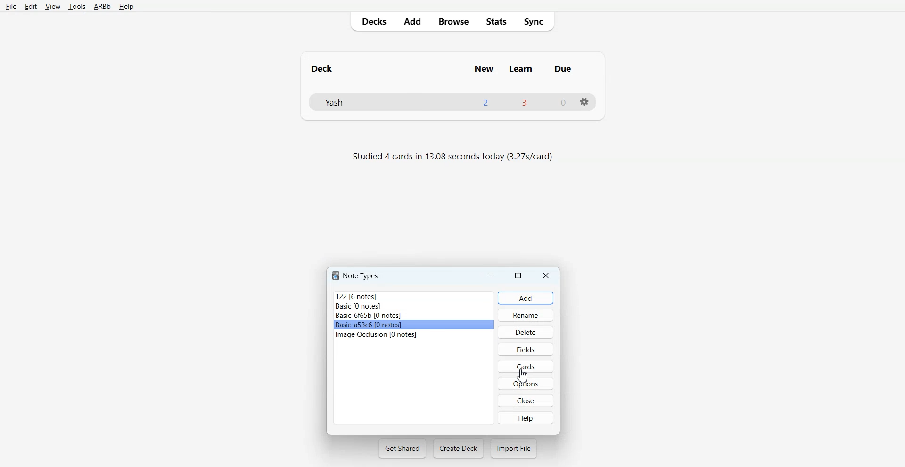  I want to click on Maximize, so click(519, 275).